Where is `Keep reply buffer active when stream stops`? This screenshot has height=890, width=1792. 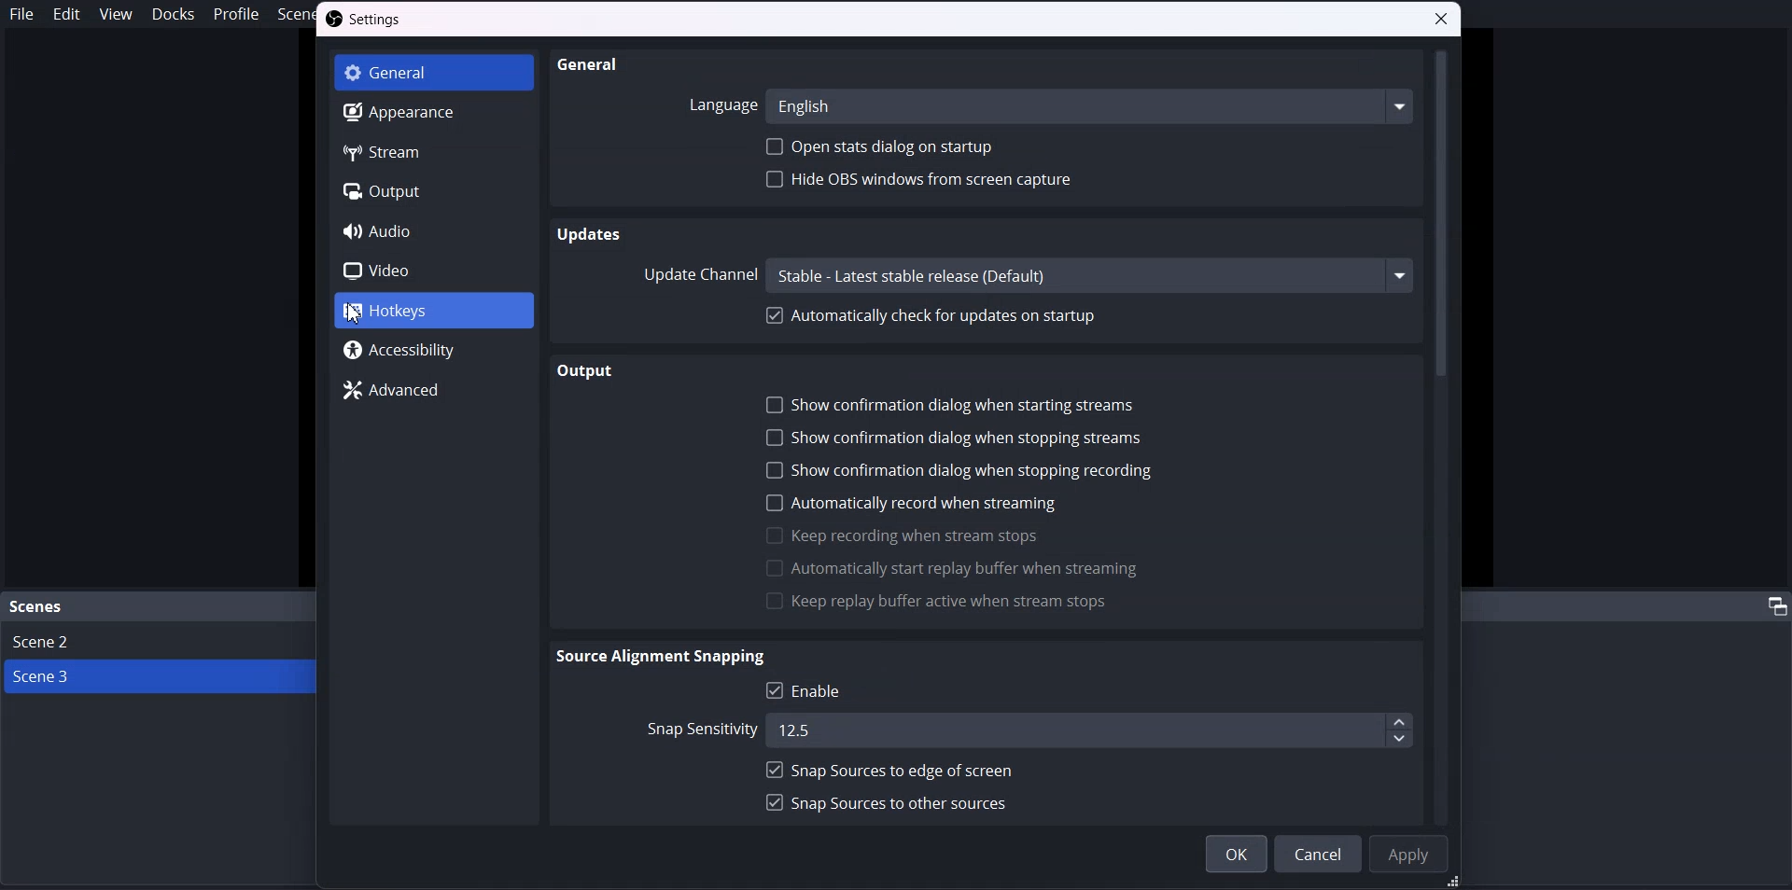
Keep reply buffer active when stream stops is located at coordinates (938, 600).